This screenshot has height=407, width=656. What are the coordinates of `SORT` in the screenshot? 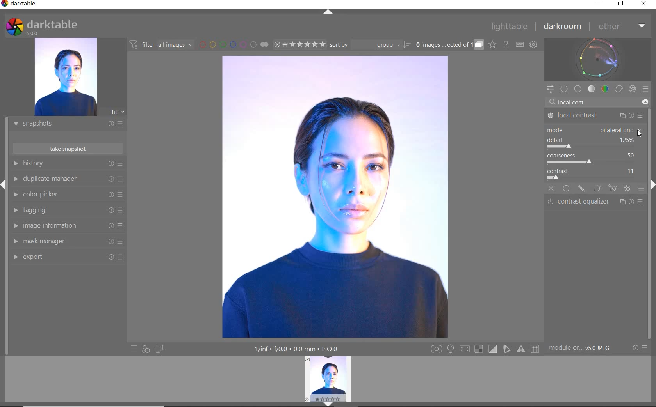 It's located at (370, 44).